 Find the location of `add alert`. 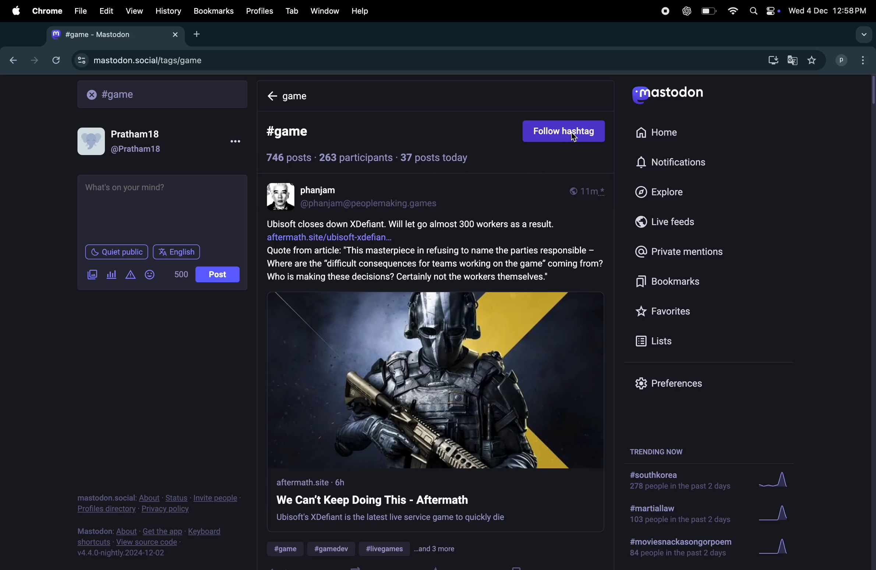

add alert is located at coordinates (132, 275).